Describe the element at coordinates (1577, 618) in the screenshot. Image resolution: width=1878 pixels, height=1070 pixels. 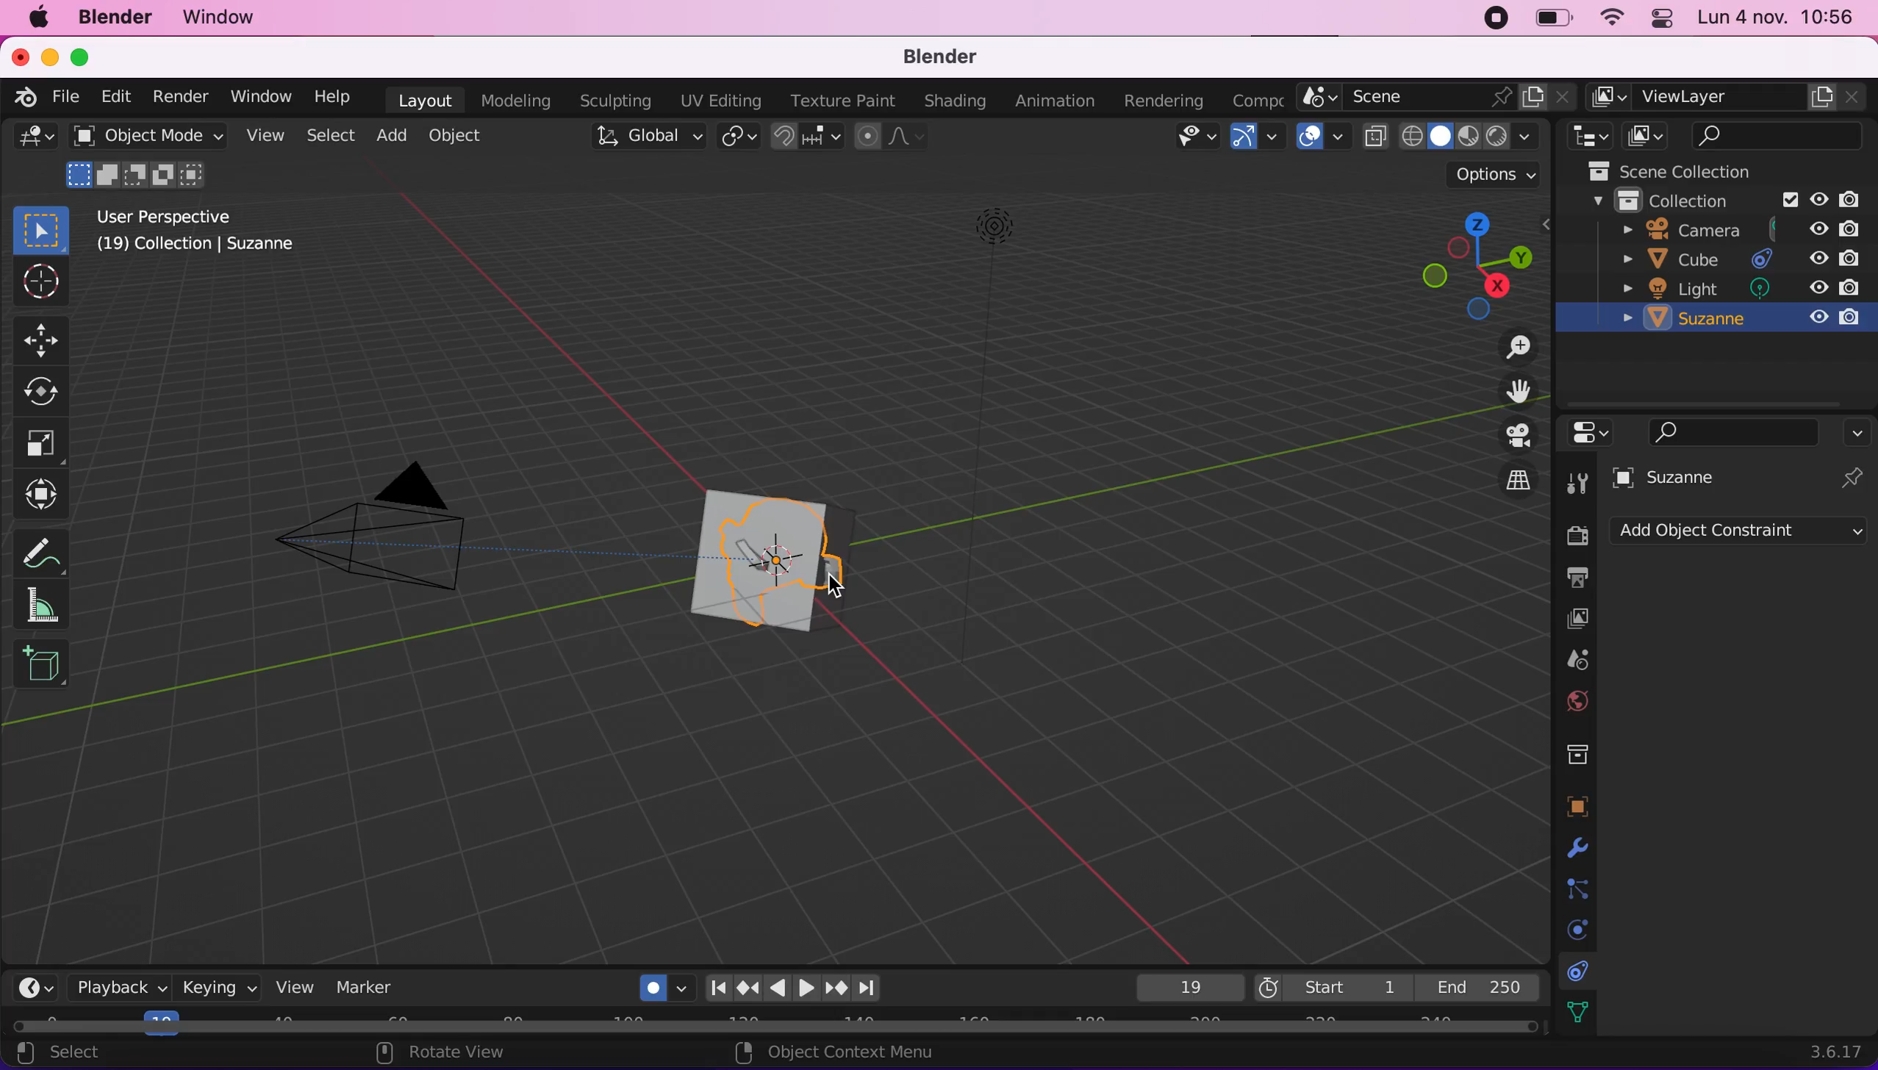
I see `display` at that location.